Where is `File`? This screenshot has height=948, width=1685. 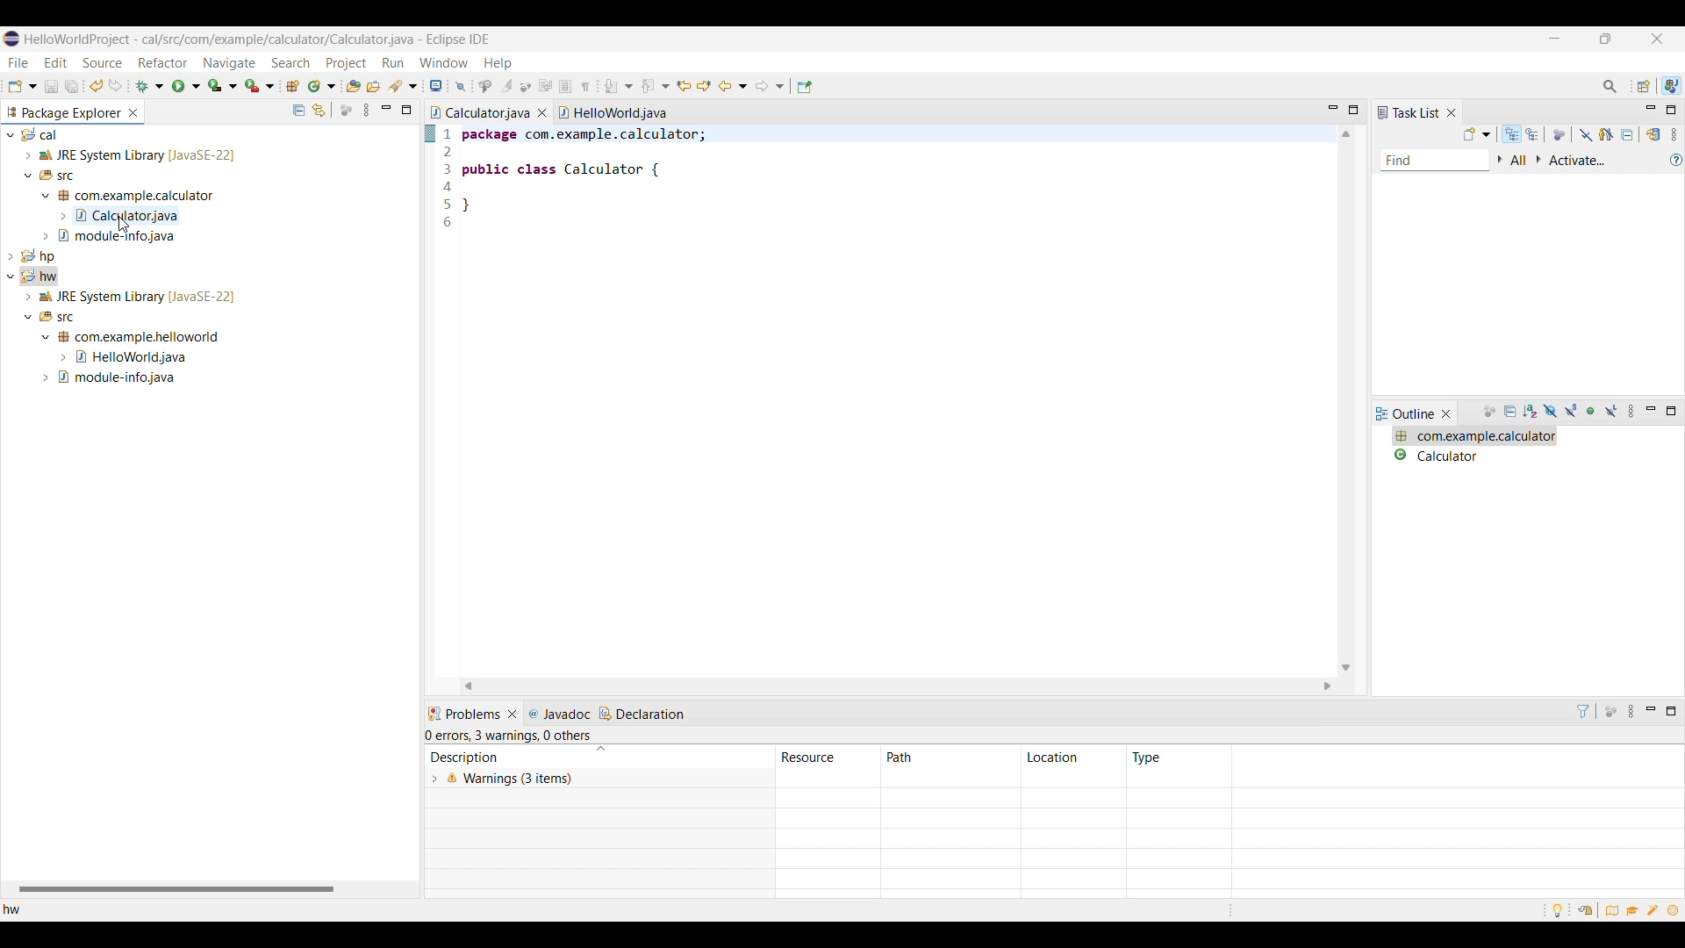
File is located at coordinates (18, 62).